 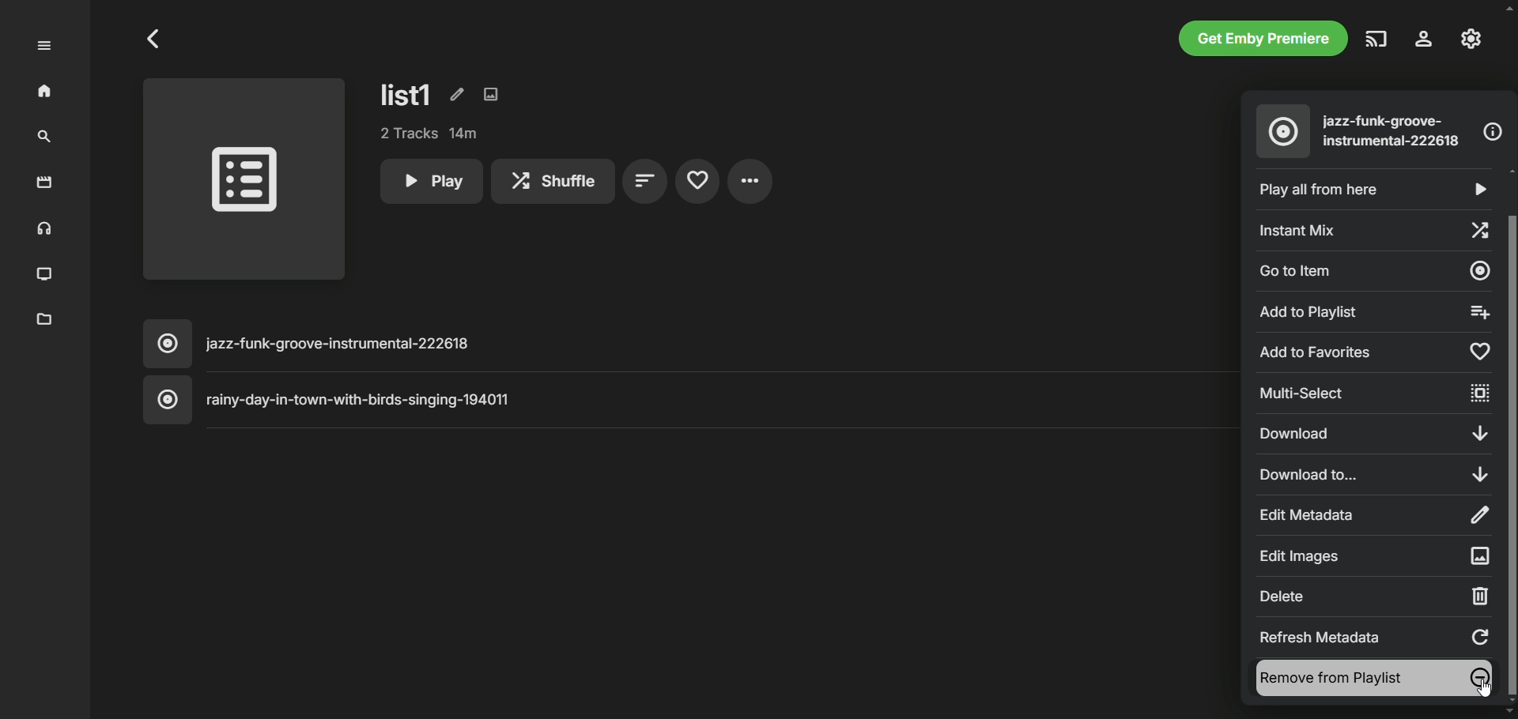 What do you see at coordinates (1485, 688) in the screenshot?
I see `Cursor` at bounding box center [1485, 688].